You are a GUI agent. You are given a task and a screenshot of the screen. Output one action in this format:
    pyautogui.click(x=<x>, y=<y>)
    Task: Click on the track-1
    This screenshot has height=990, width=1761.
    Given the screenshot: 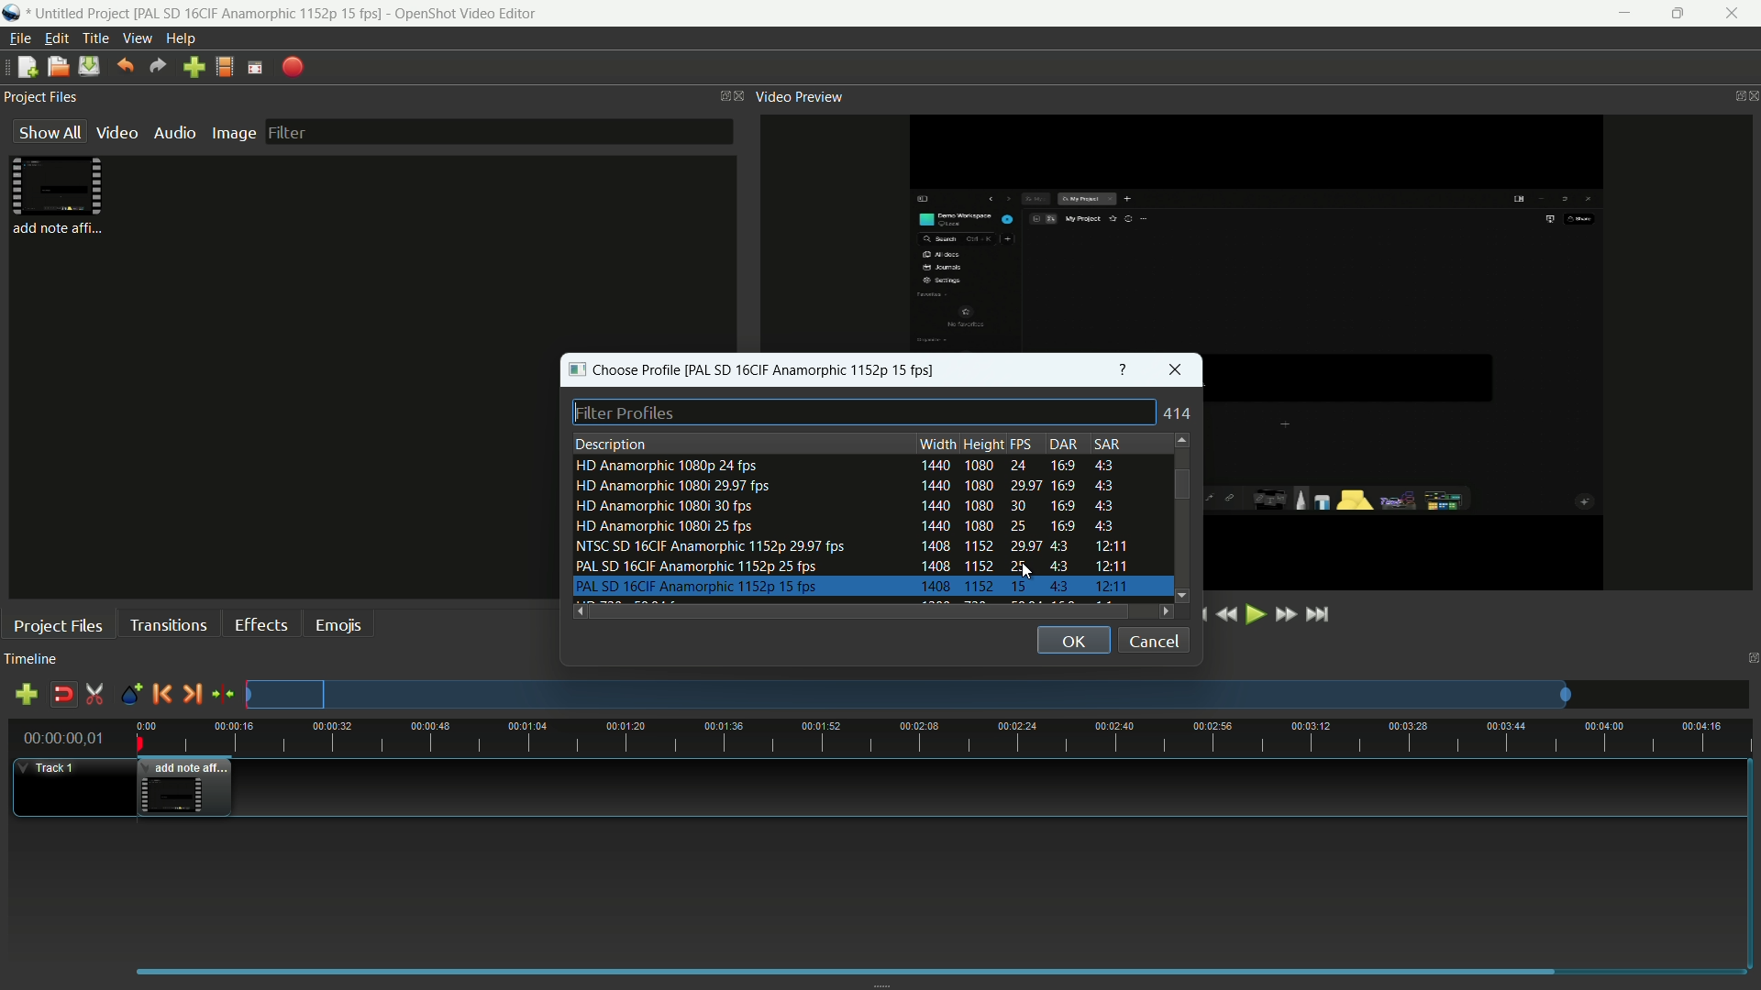 What is the action you would take?
    pyautogui.click(x=53, y=768)
    